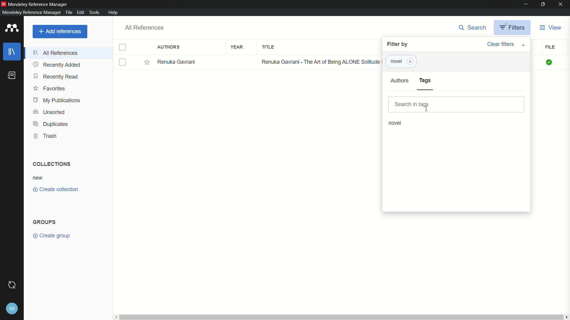 The image size is (570, 320). Describe the element at coordinates (51, 124) in the screenshot. I see `duplicates` at that location.